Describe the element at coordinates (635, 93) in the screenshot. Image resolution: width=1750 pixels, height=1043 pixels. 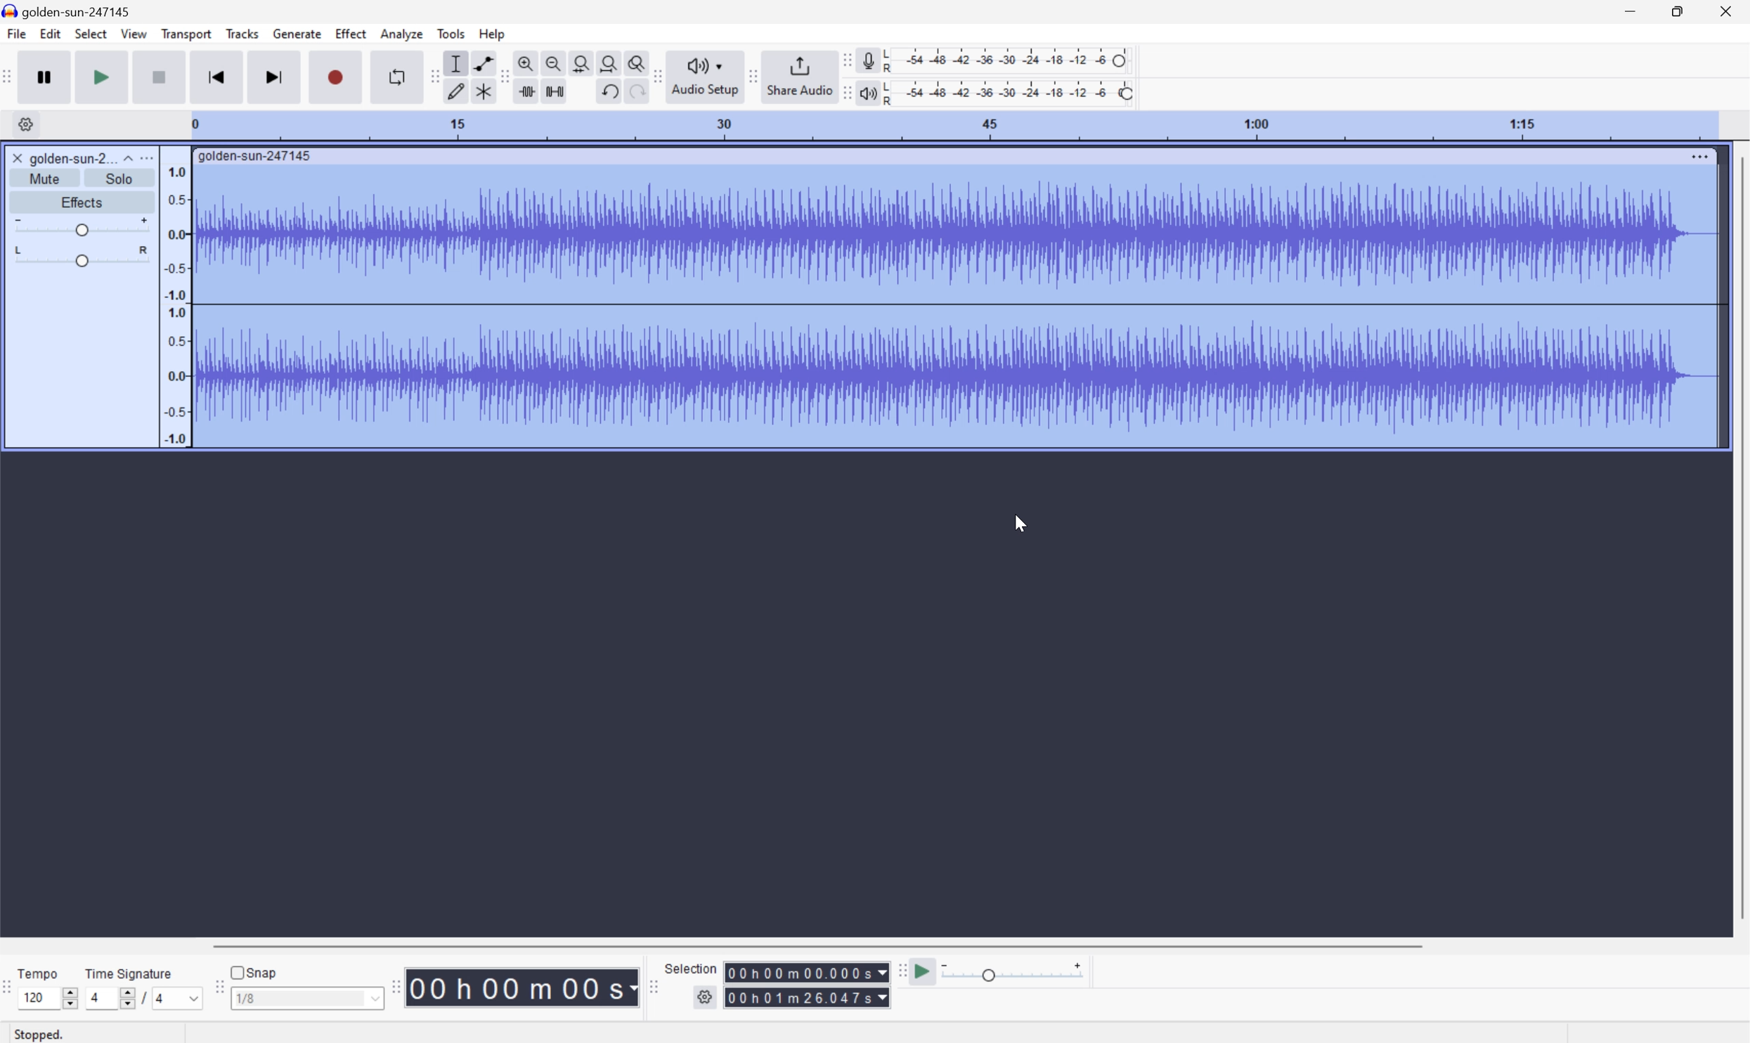
I see `Redo` at that location.